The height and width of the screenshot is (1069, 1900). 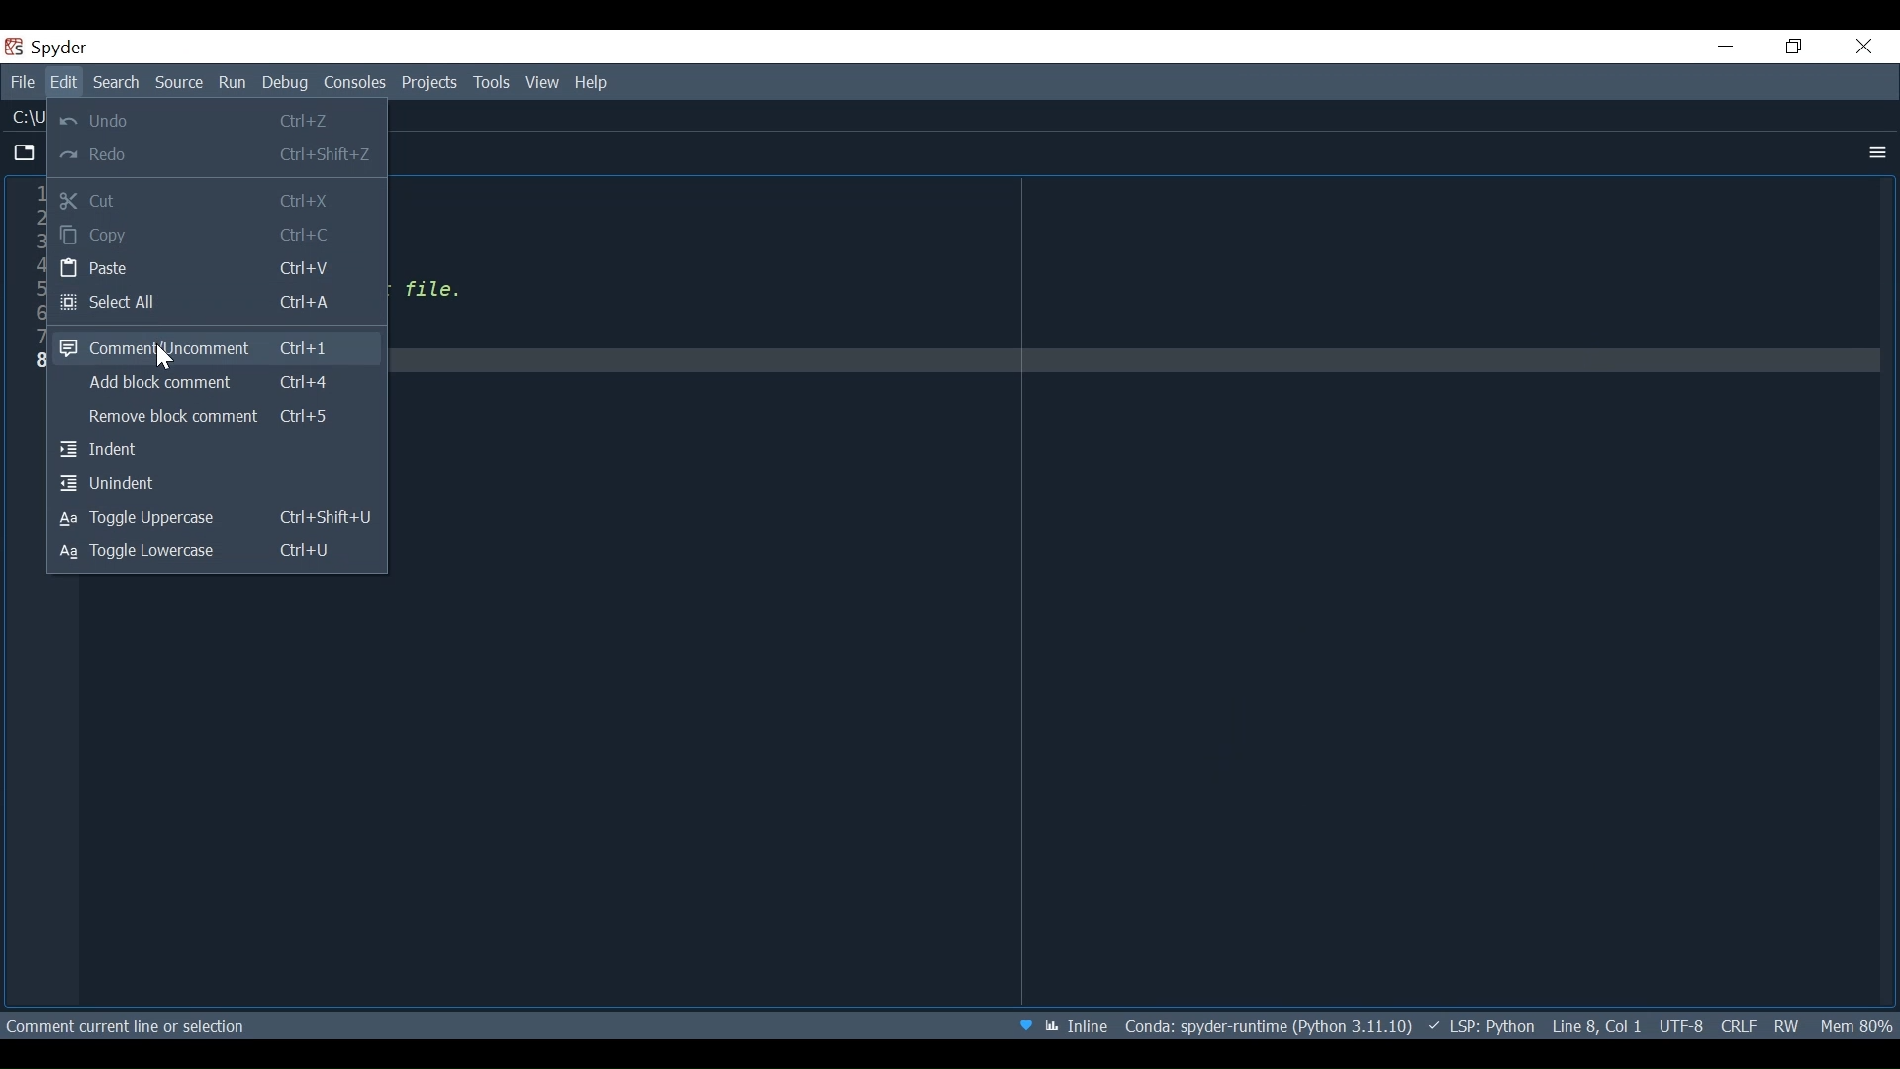 I want to click on Cursor Position, so click(x=1598, y=1025).